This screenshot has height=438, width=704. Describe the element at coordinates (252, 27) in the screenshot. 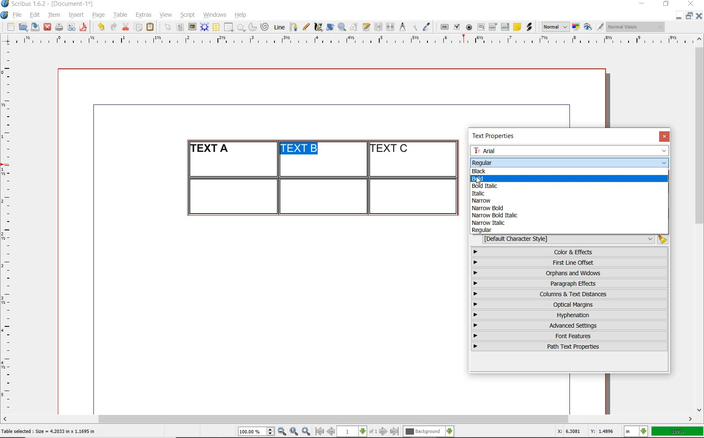

I see `arc` at that location.